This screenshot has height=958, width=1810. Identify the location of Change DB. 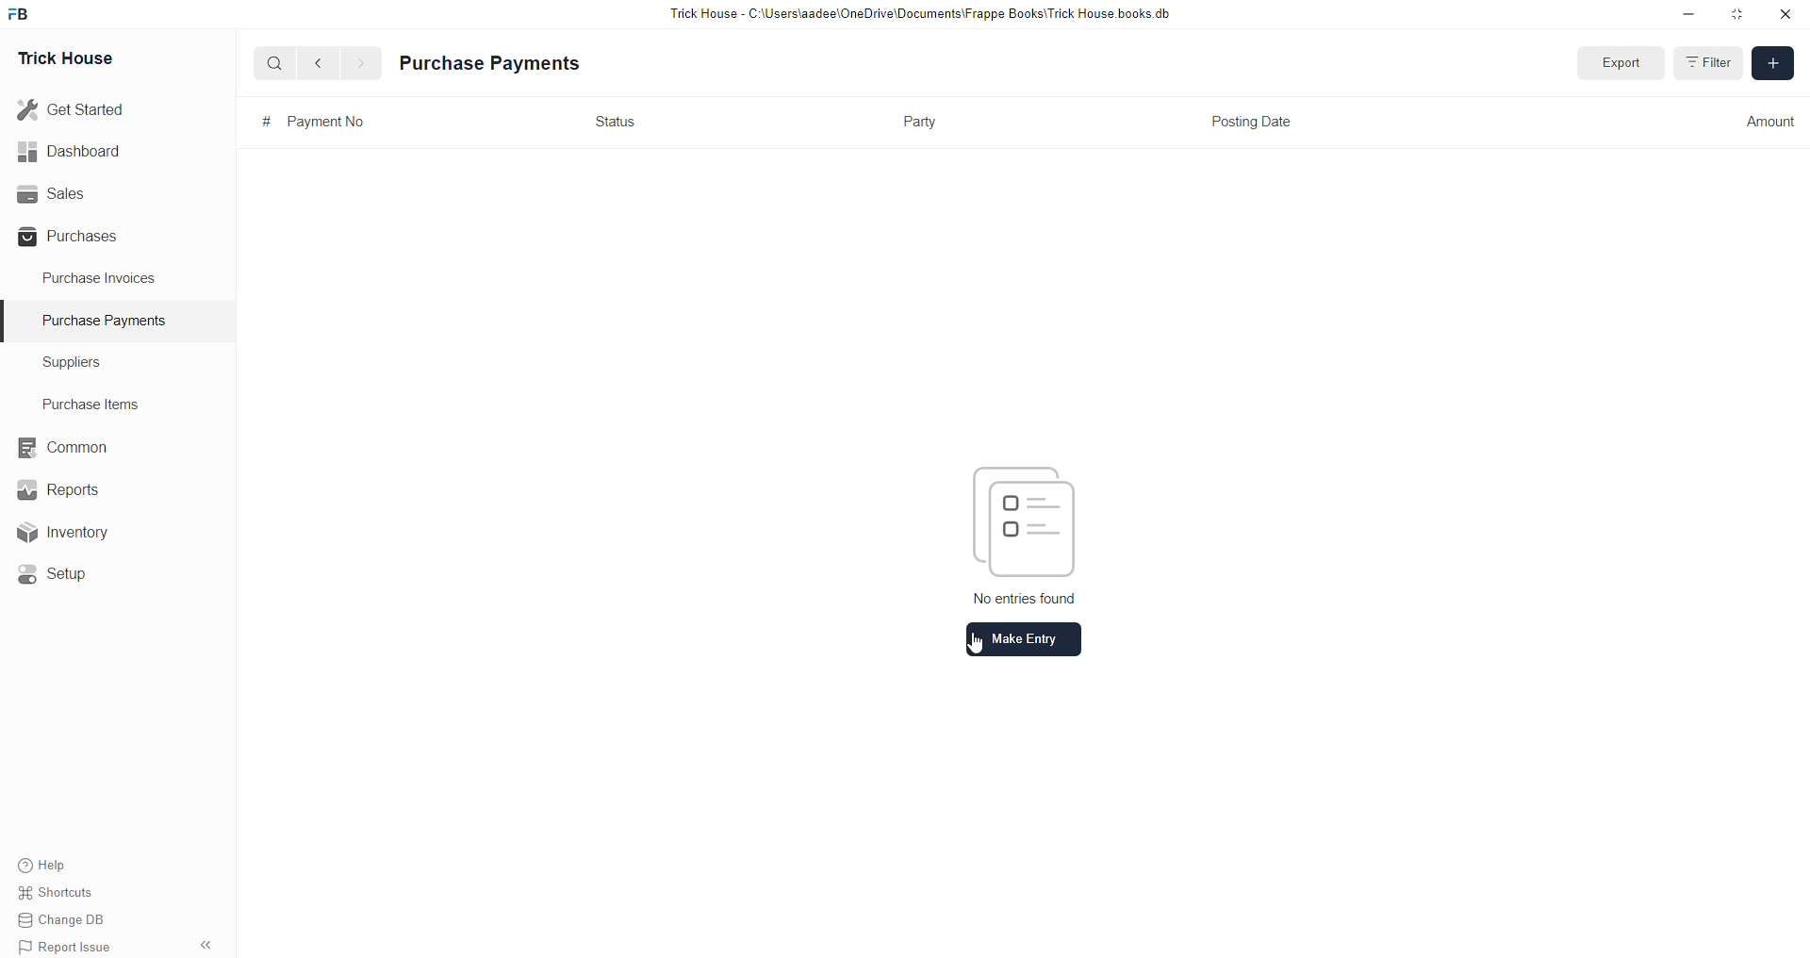
(72, 921).